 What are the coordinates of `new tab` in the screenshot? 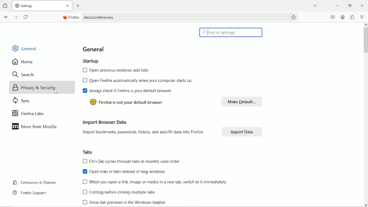 It's located at (79, 6).